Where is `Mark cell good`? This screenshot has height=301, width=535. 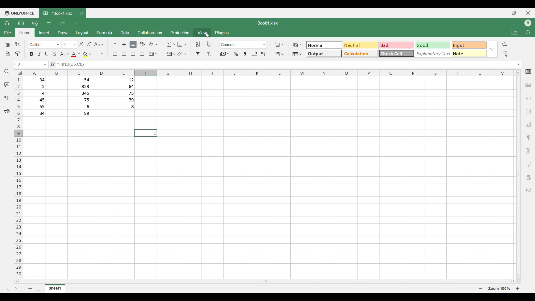
Mark cell good is located at coordinates (433, 45).